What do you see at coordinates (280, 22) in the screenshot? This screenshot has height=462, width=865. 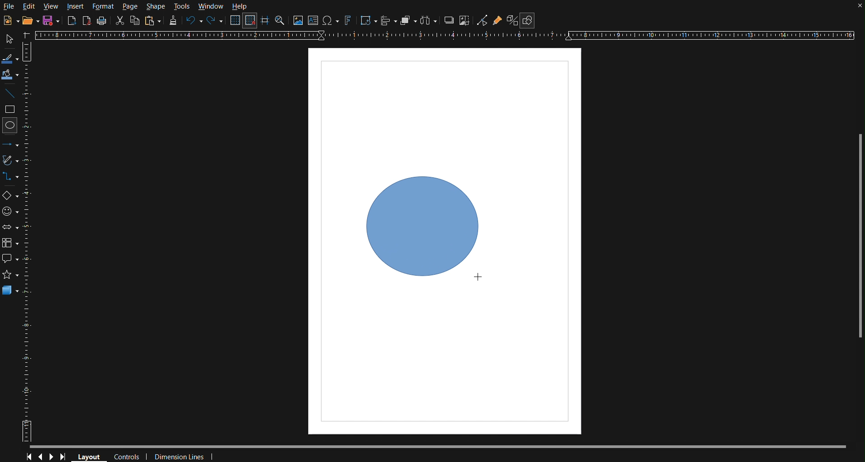 I see `Zoom and Pan` at bounding box center [280, 22].